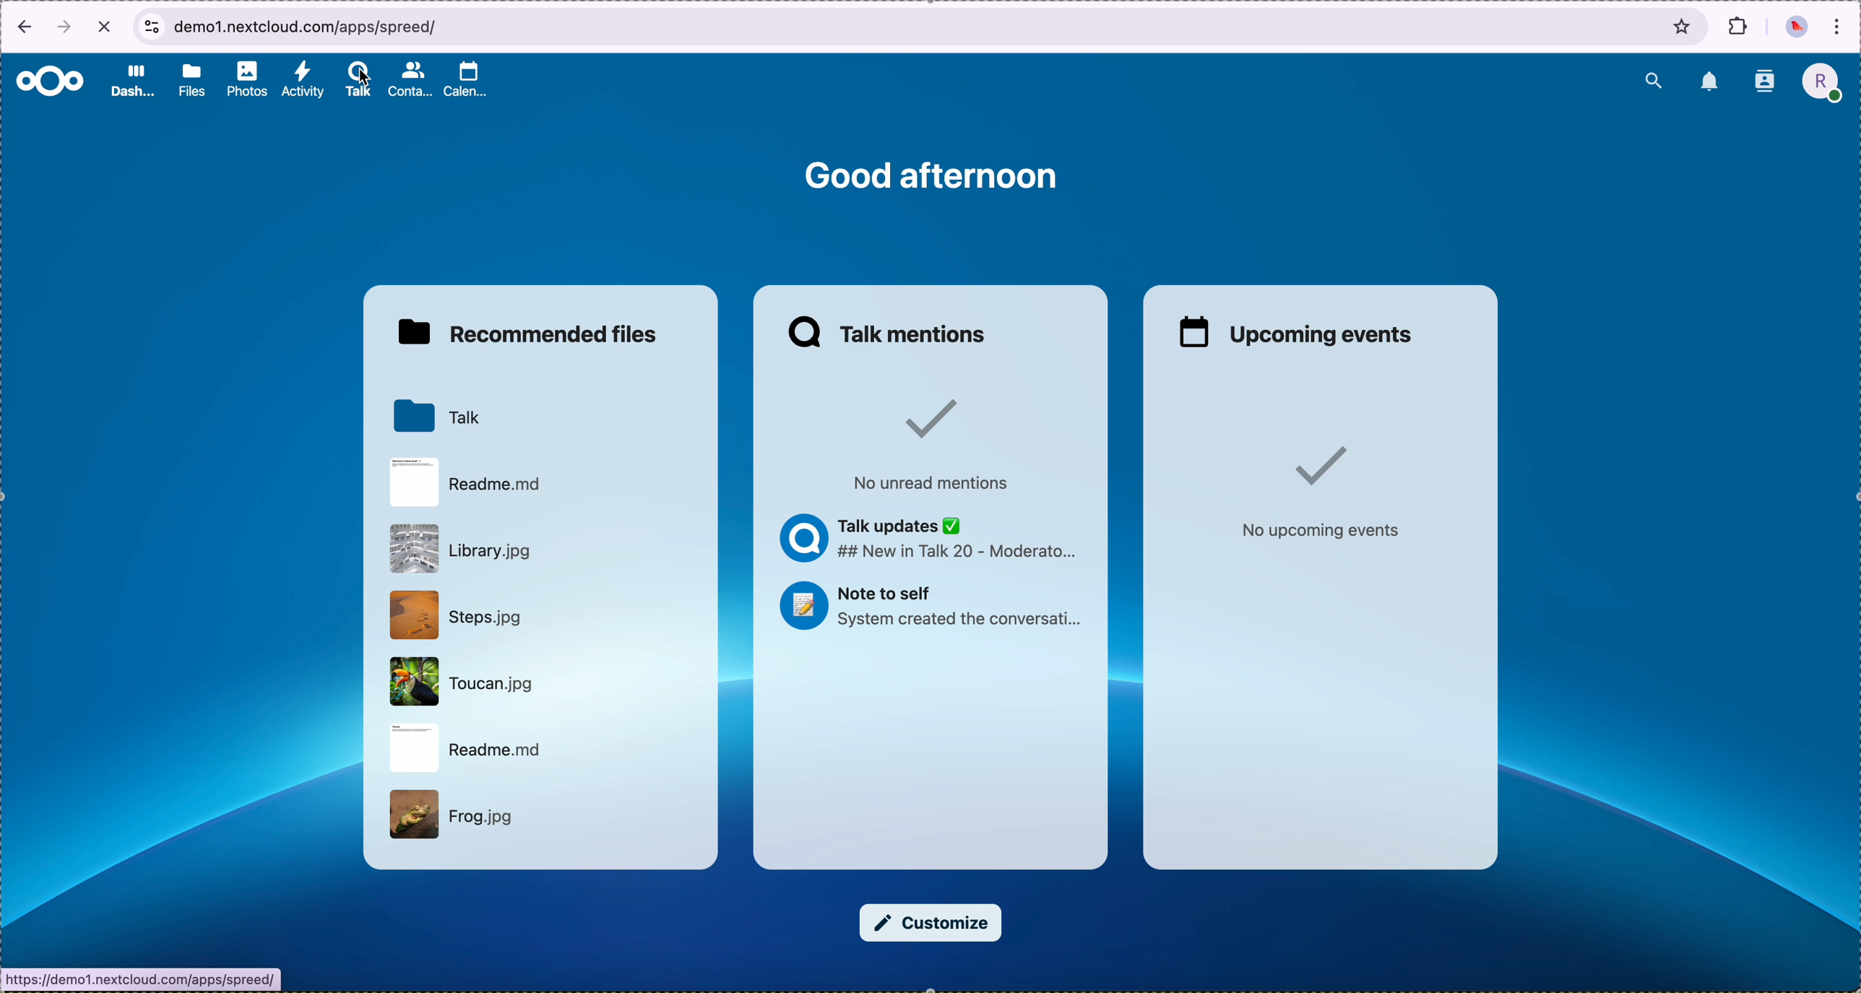 This screenshot has height=993, width=1861. Describe the element at coordinates (362, 80) in the screenshot. I see `talk` at that location.